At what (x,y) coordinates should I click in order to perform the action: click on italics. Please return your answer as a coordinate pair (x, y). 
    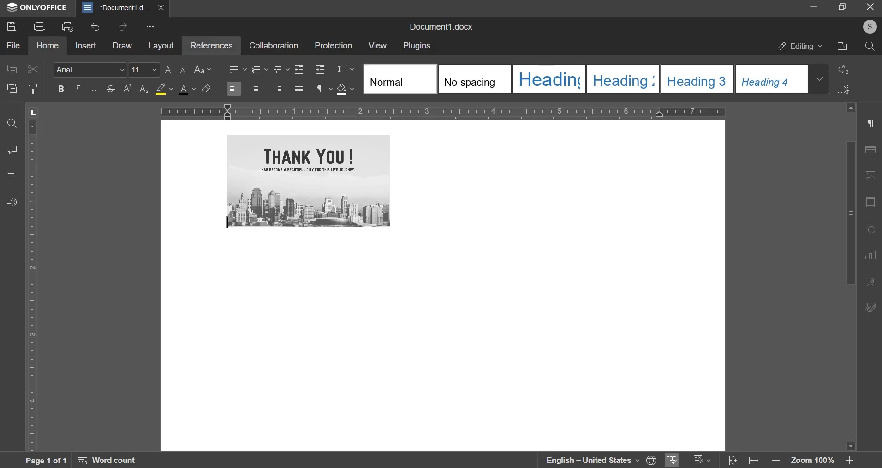
    Looking at the image, I should click on (77, 89).